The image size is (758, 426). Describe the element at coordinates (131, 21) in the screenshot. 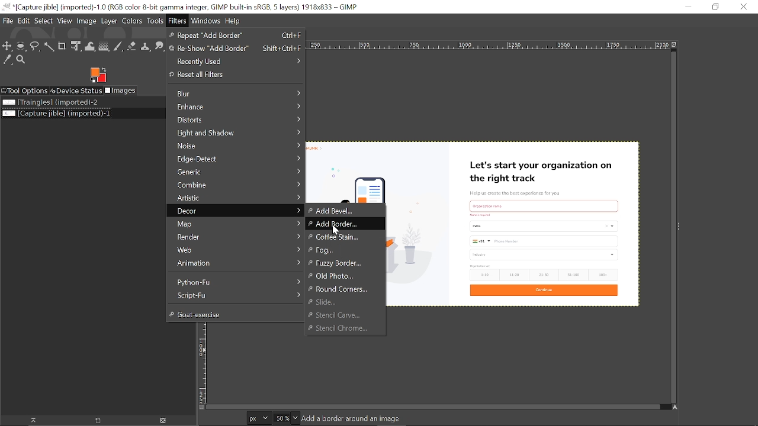

I see `Colors` at that location.